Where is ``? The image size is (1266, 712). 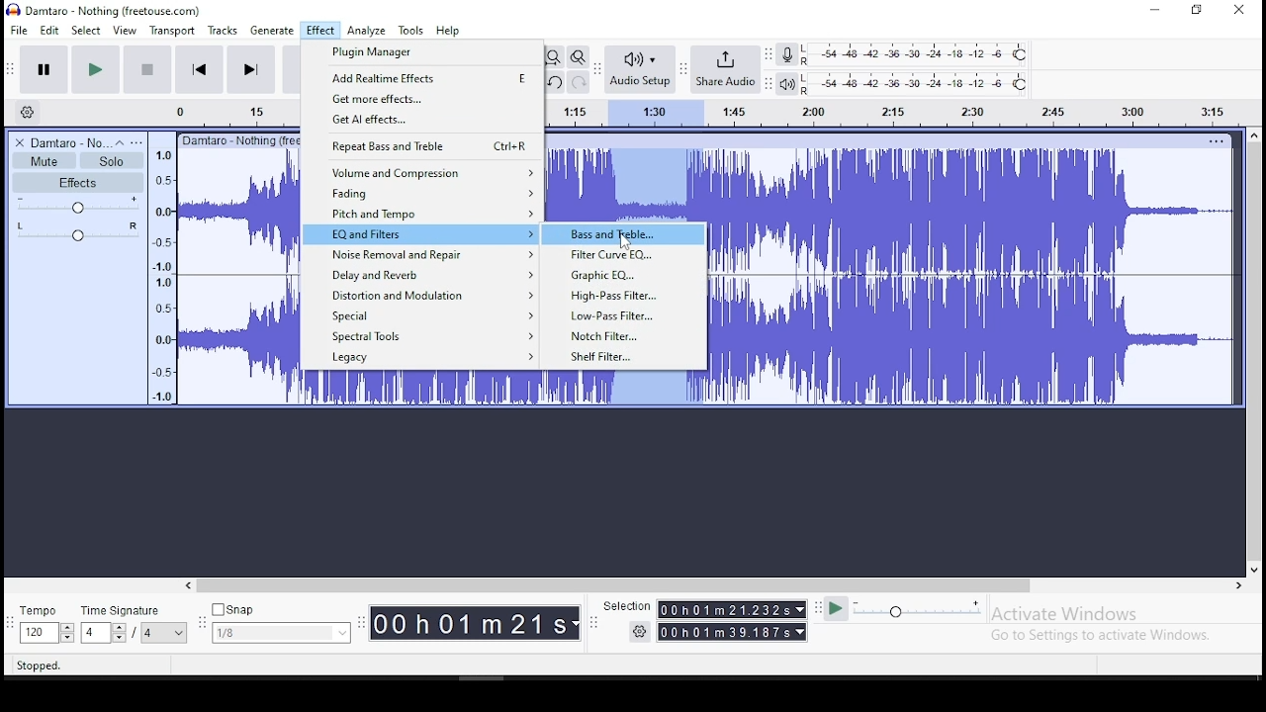  is located at coordinates (816, 608).